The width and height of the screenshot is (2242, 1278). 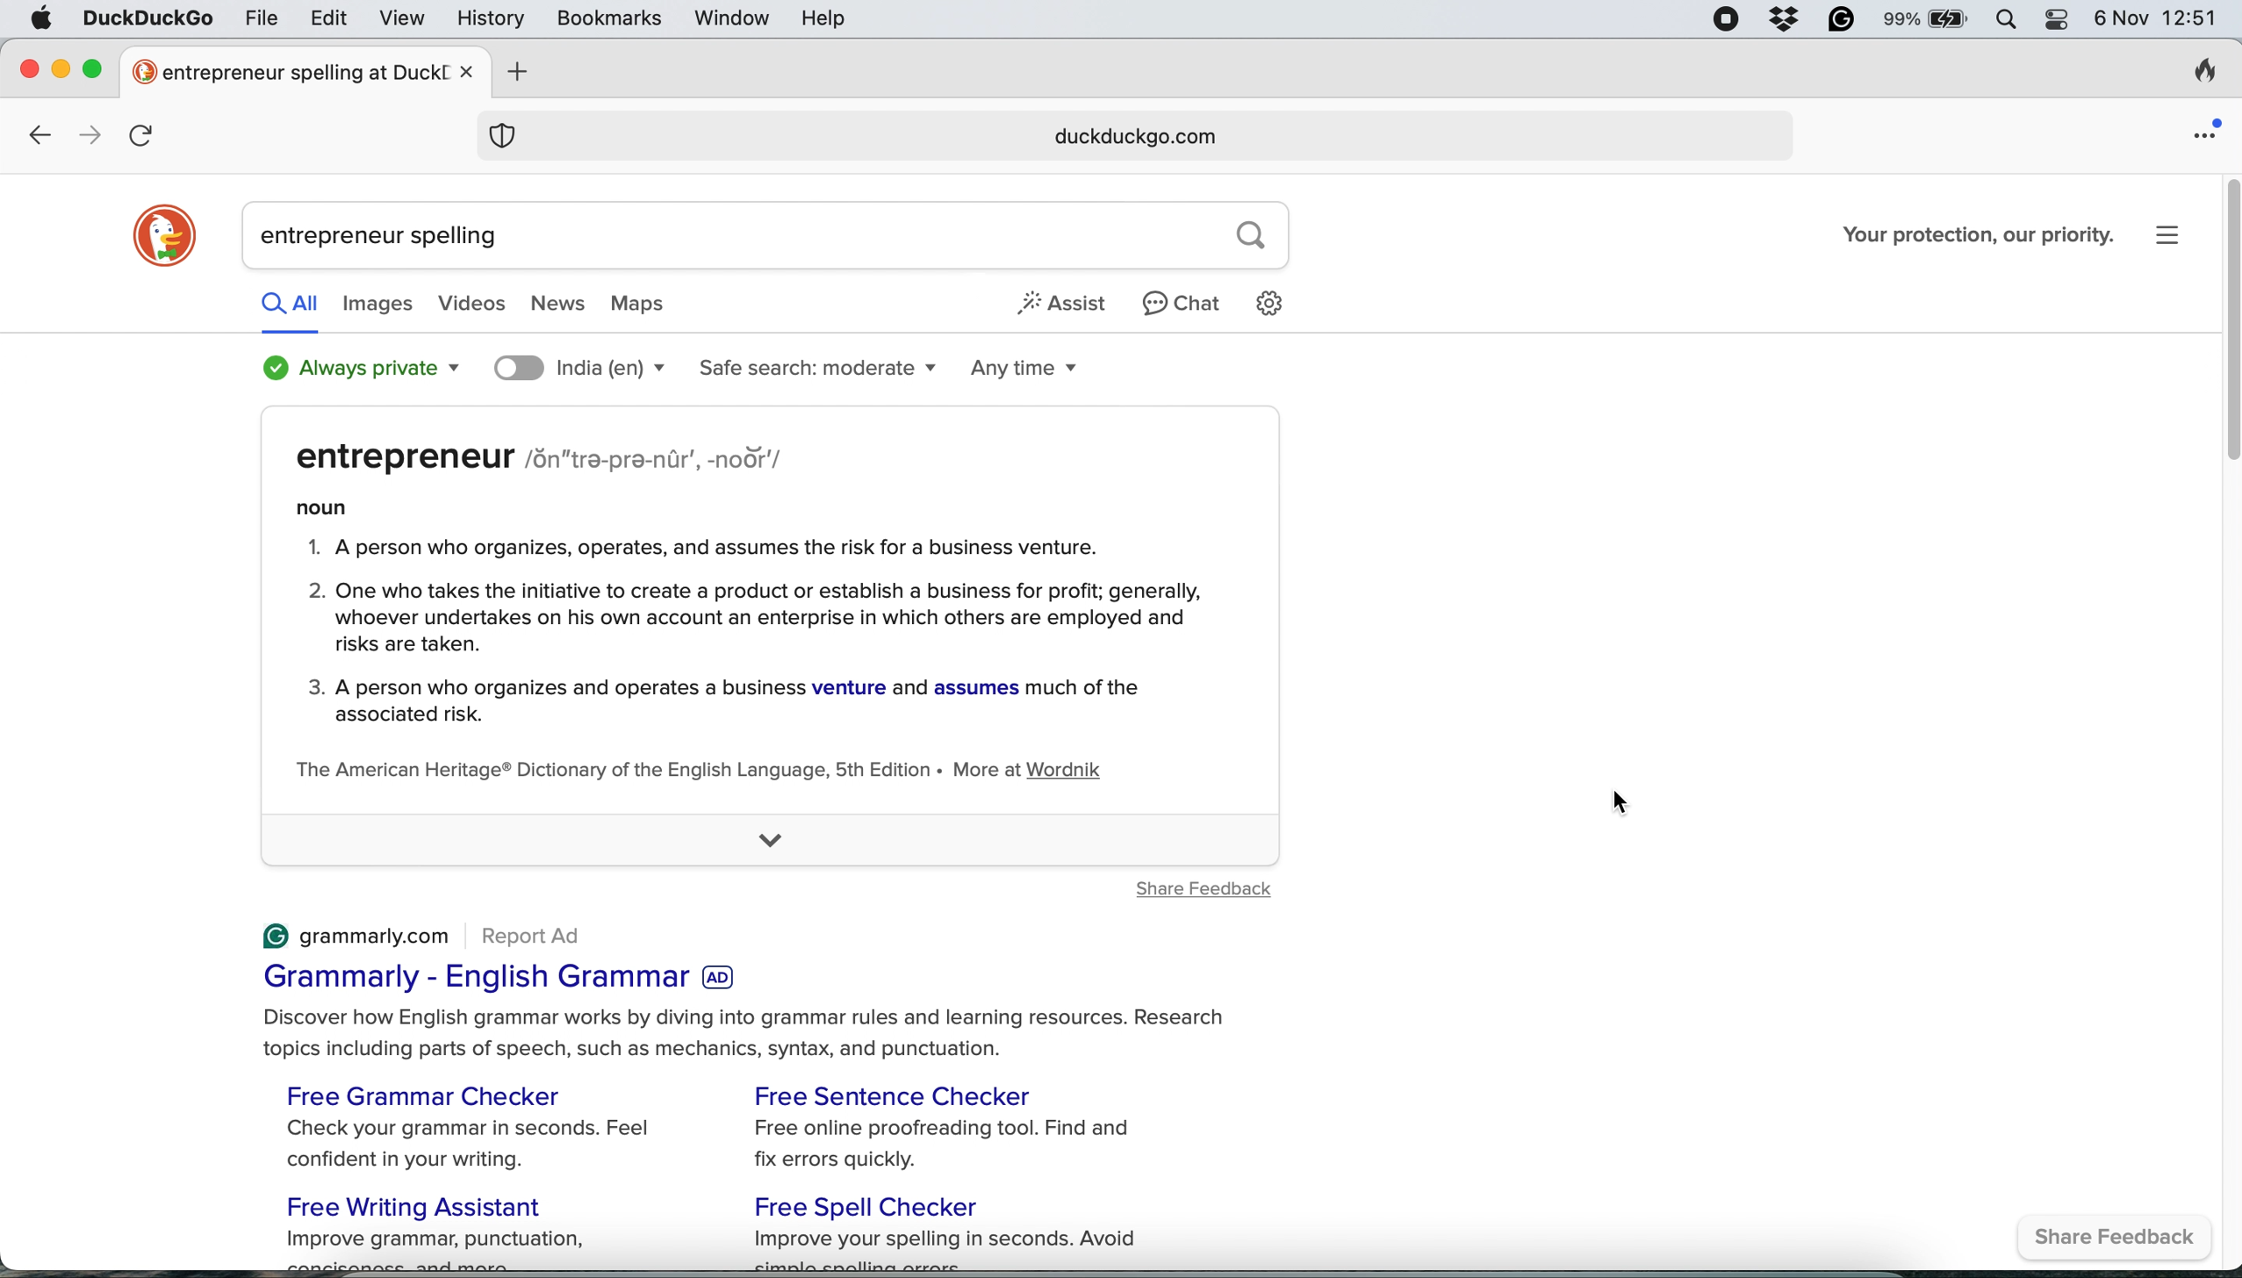 What do you see at coordinates (344, 364) in the screenshot?
I see `always private` at bounding box center [344, 364].